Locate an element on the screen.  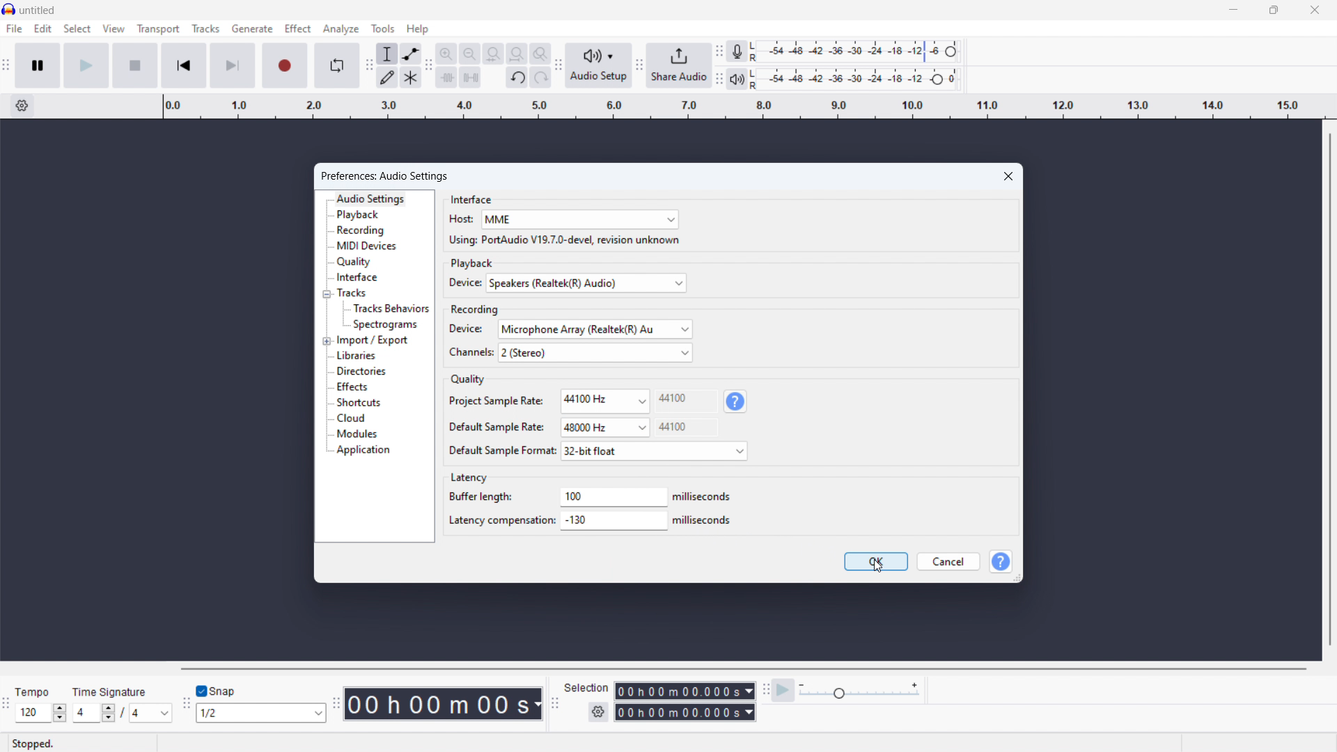
edit toolbar is located at coordinates (428, 68).